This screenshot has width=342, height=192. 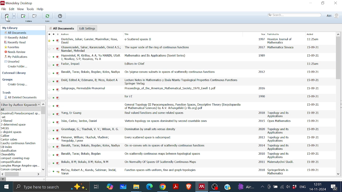 What do you see at coordinates (11, 79) in the screenshot?
I see `Groups` at bounding box center [11, 79].